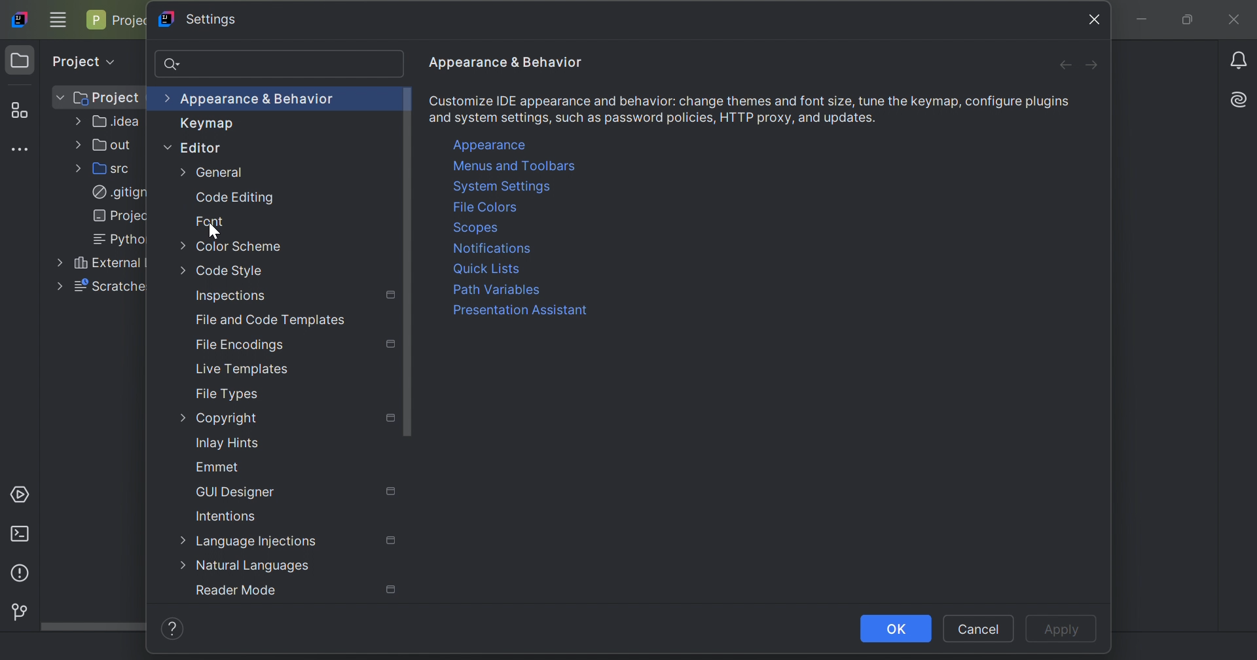 The width and height of the screenshot is (1257, 660). Describe the element at coordinates (116, 215) in the screenshot. I see `projec` at that location.